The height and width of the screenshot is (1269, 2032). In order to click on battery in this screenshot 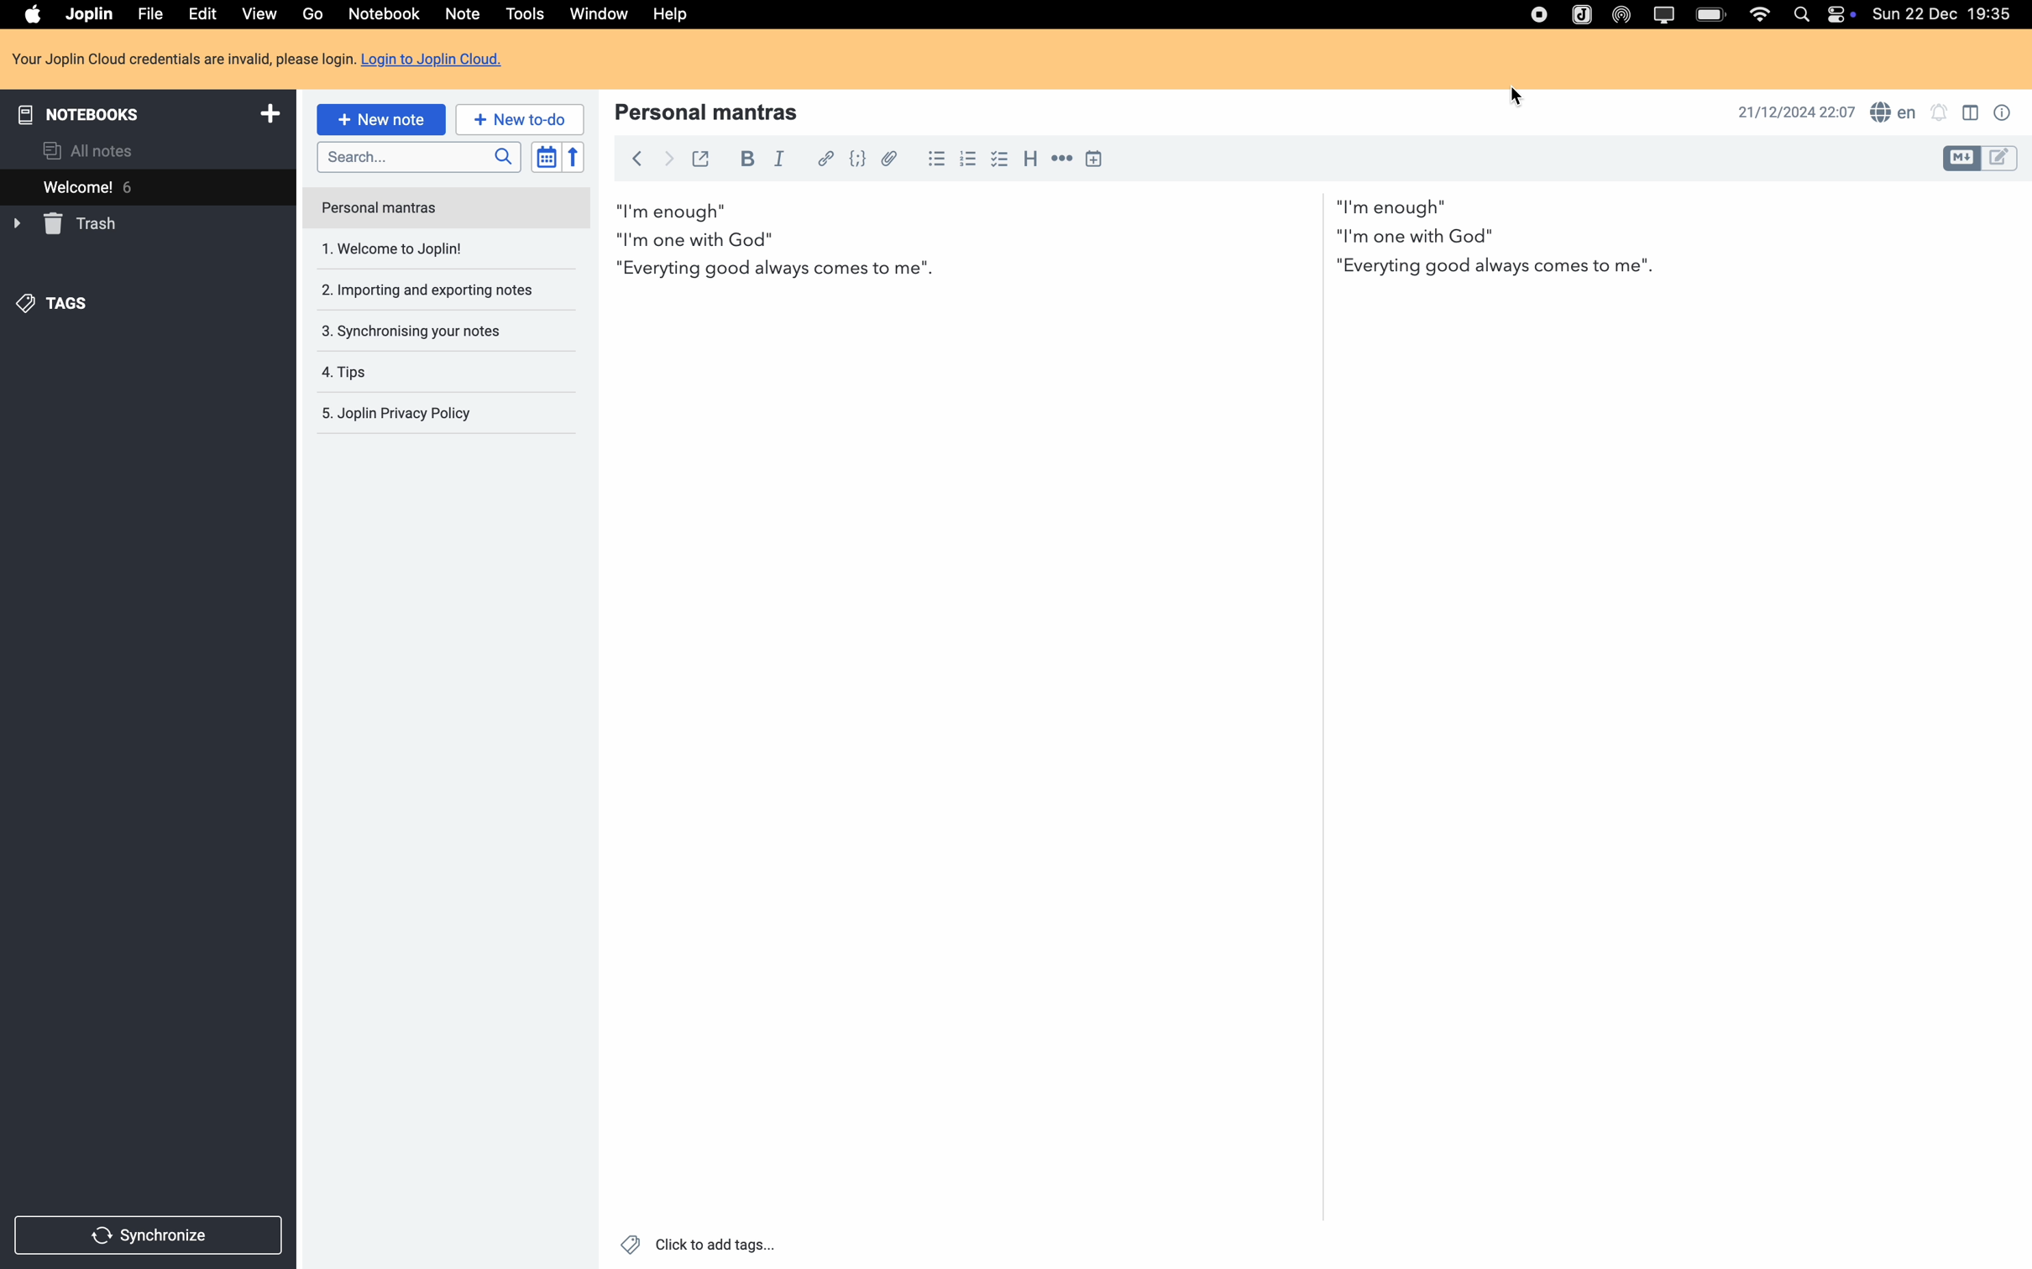, I will do `click(1710, 14)`.